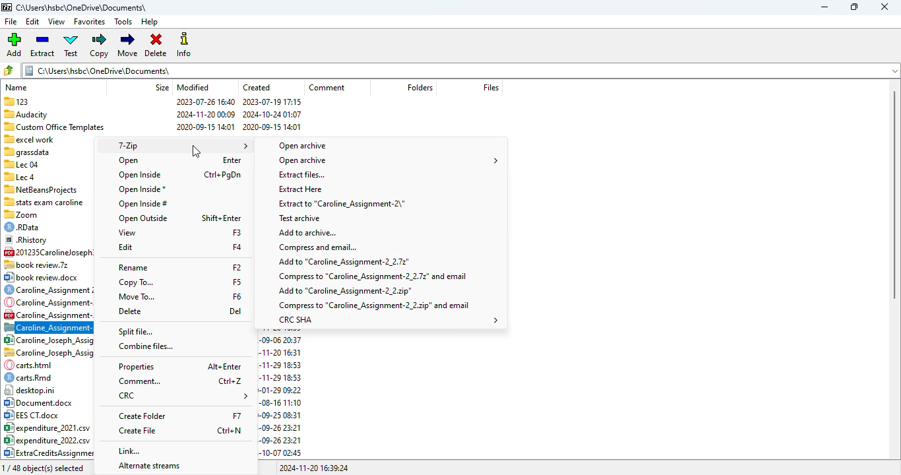  What do you see at coordinates (152, 125) in the screenshot?
I see `‘3 Custom Office Templates 2020-09-15 14:01 2020-09-15 14:01` at bounding box center [152, 125].